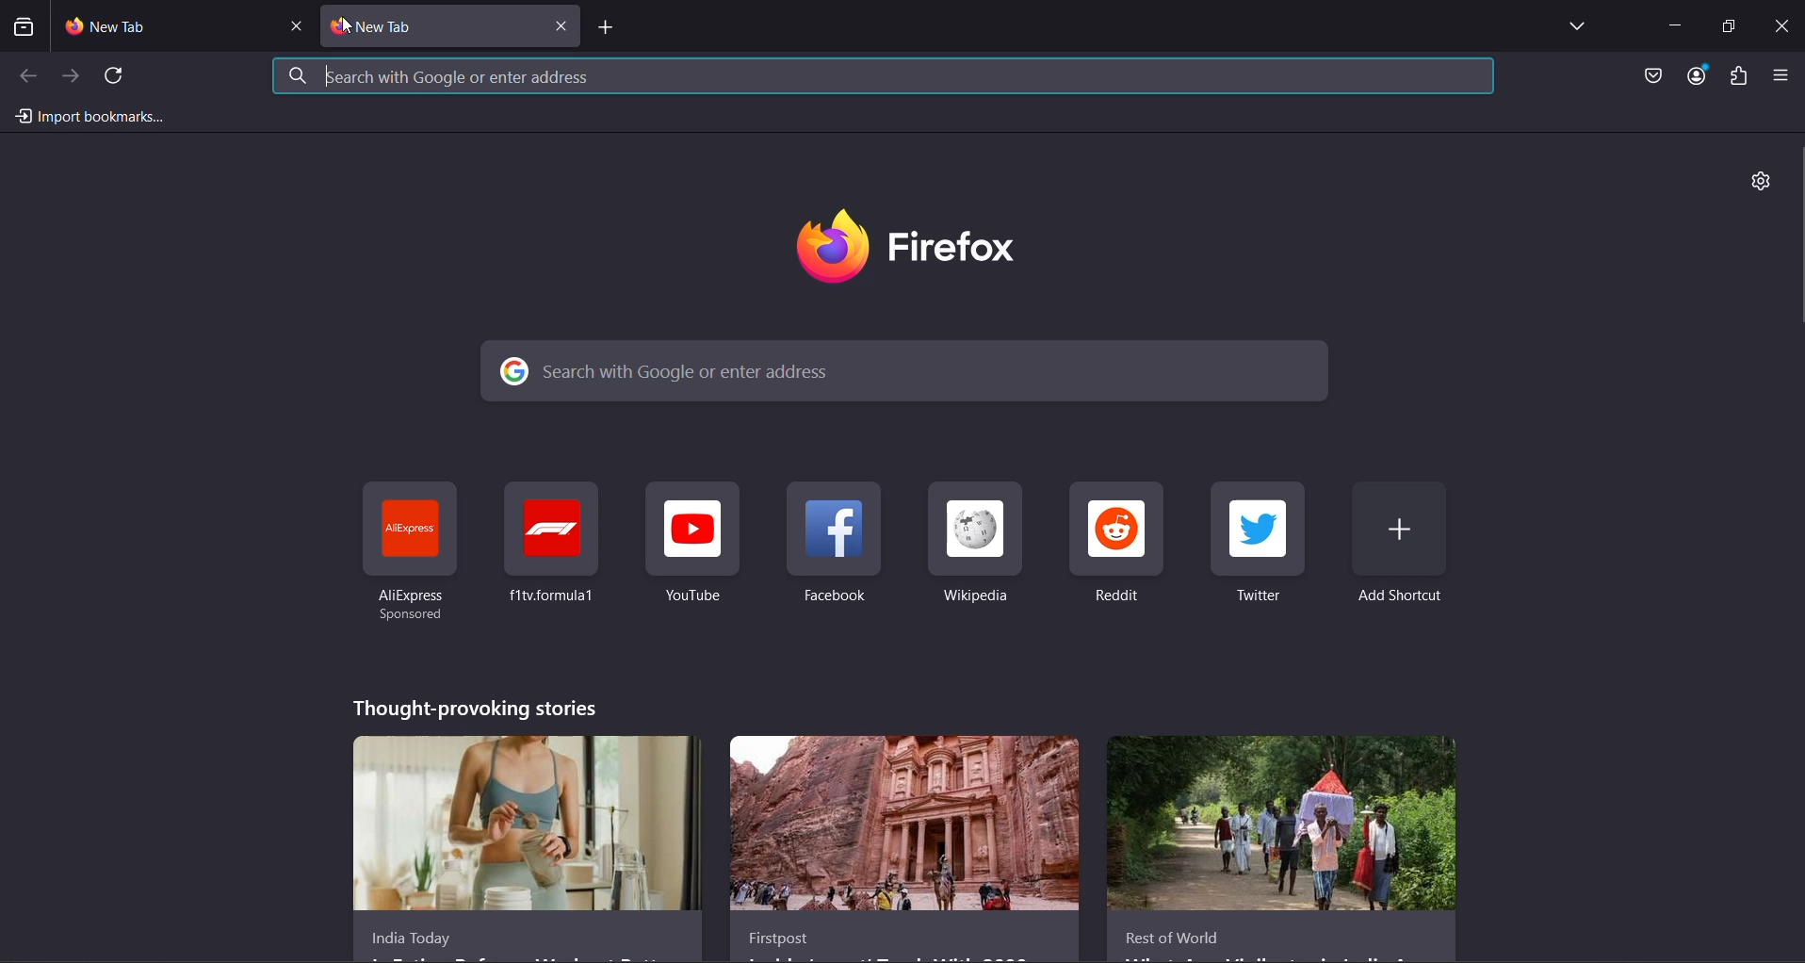 The height and width of the screenshot is (963, 1805). I want to click on extensions, so click(1741, 76).